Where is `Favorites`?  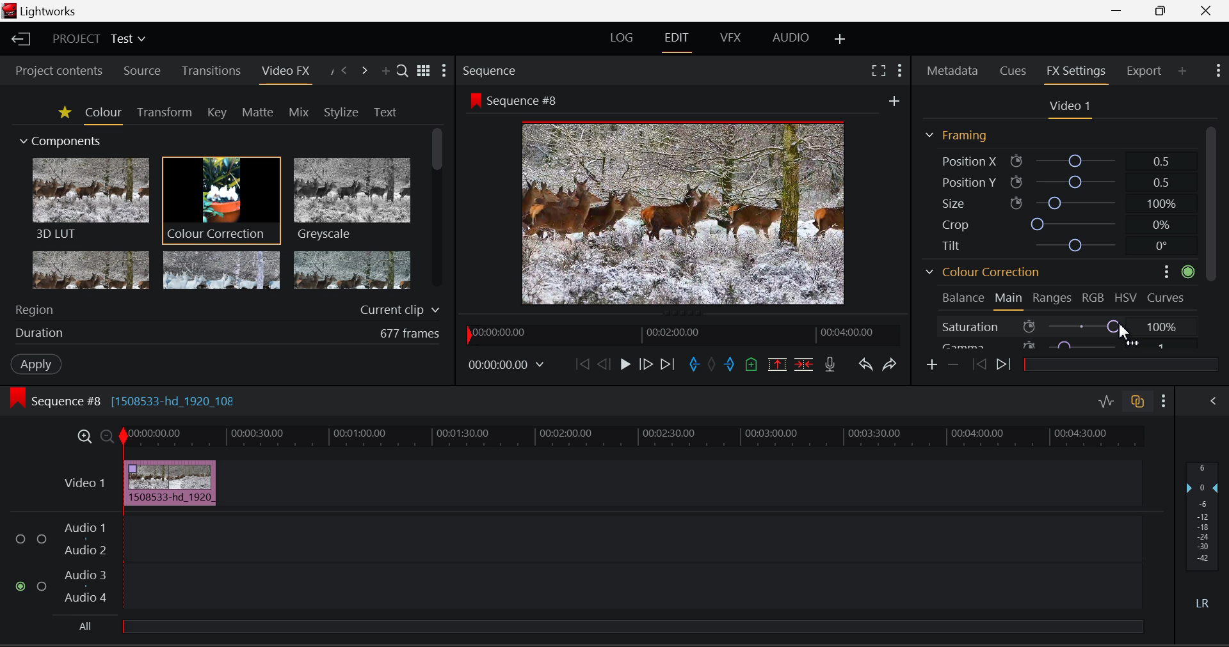 Favorites is located at coordinates (63, 113).